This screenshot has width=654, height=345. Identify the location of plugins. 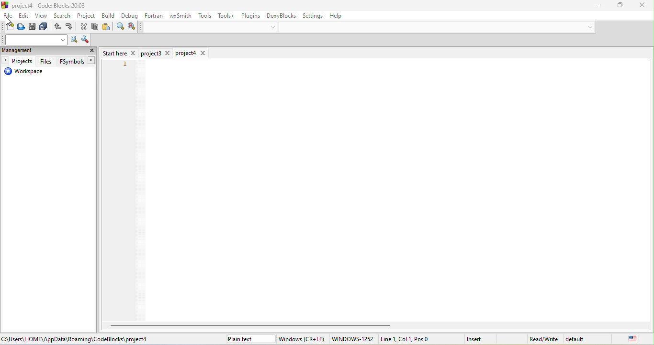
(251, 15).